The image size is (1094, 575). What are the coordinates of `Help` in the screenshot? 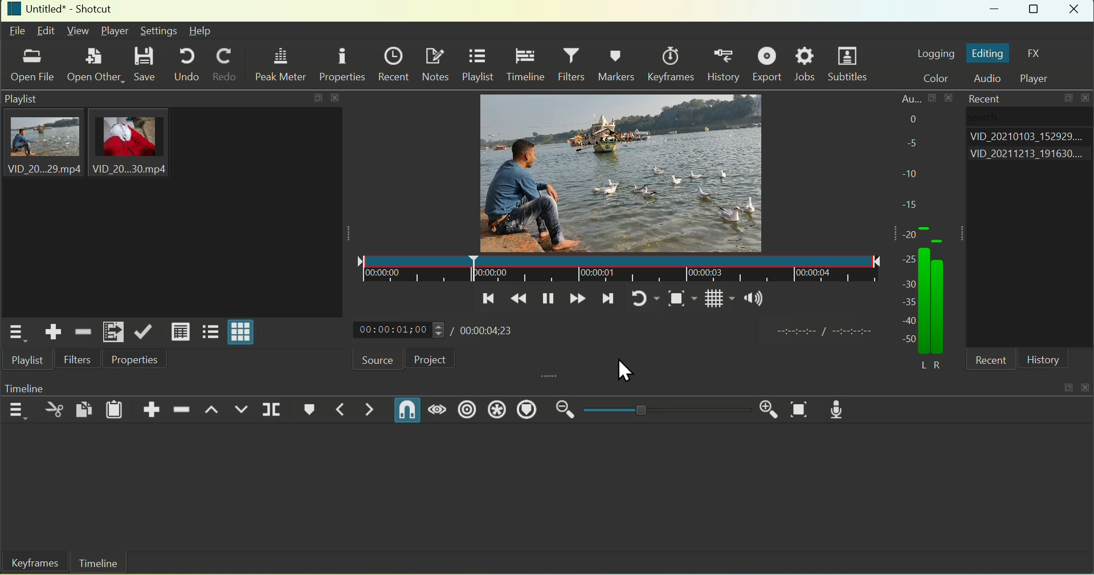 It's located at (201, 31).